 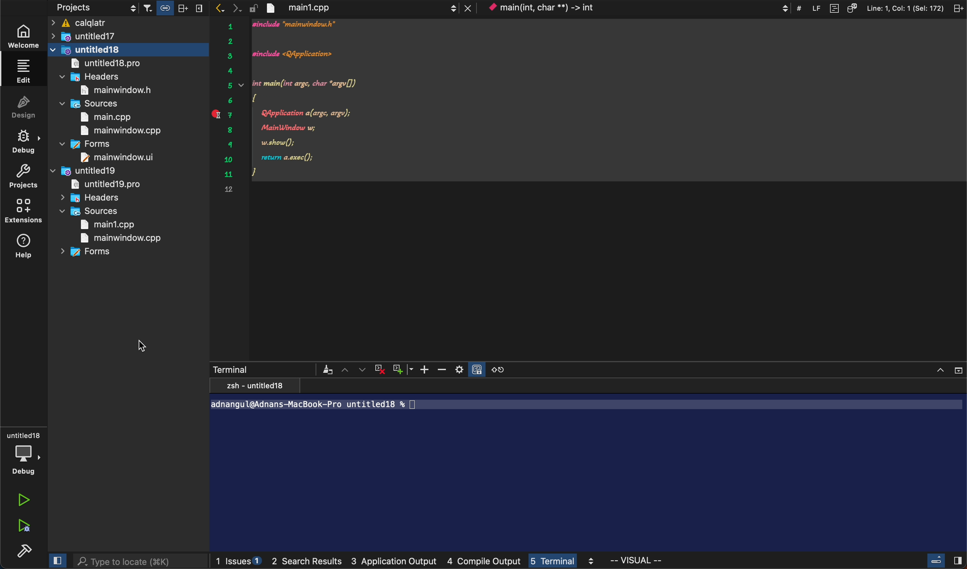 What do you see at coordinates (124, 157) in the screenshot?
I see `main window` at bounding box center [124, 157].